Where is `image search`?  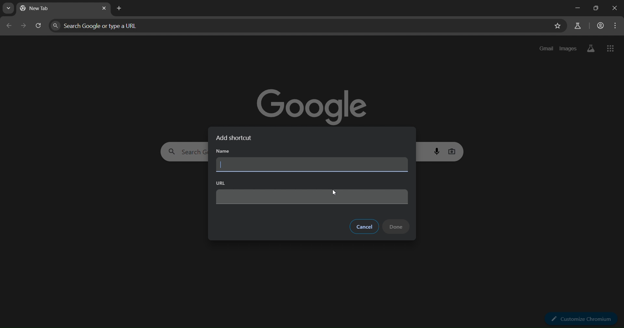 image search is located at coordinates (453, 150).